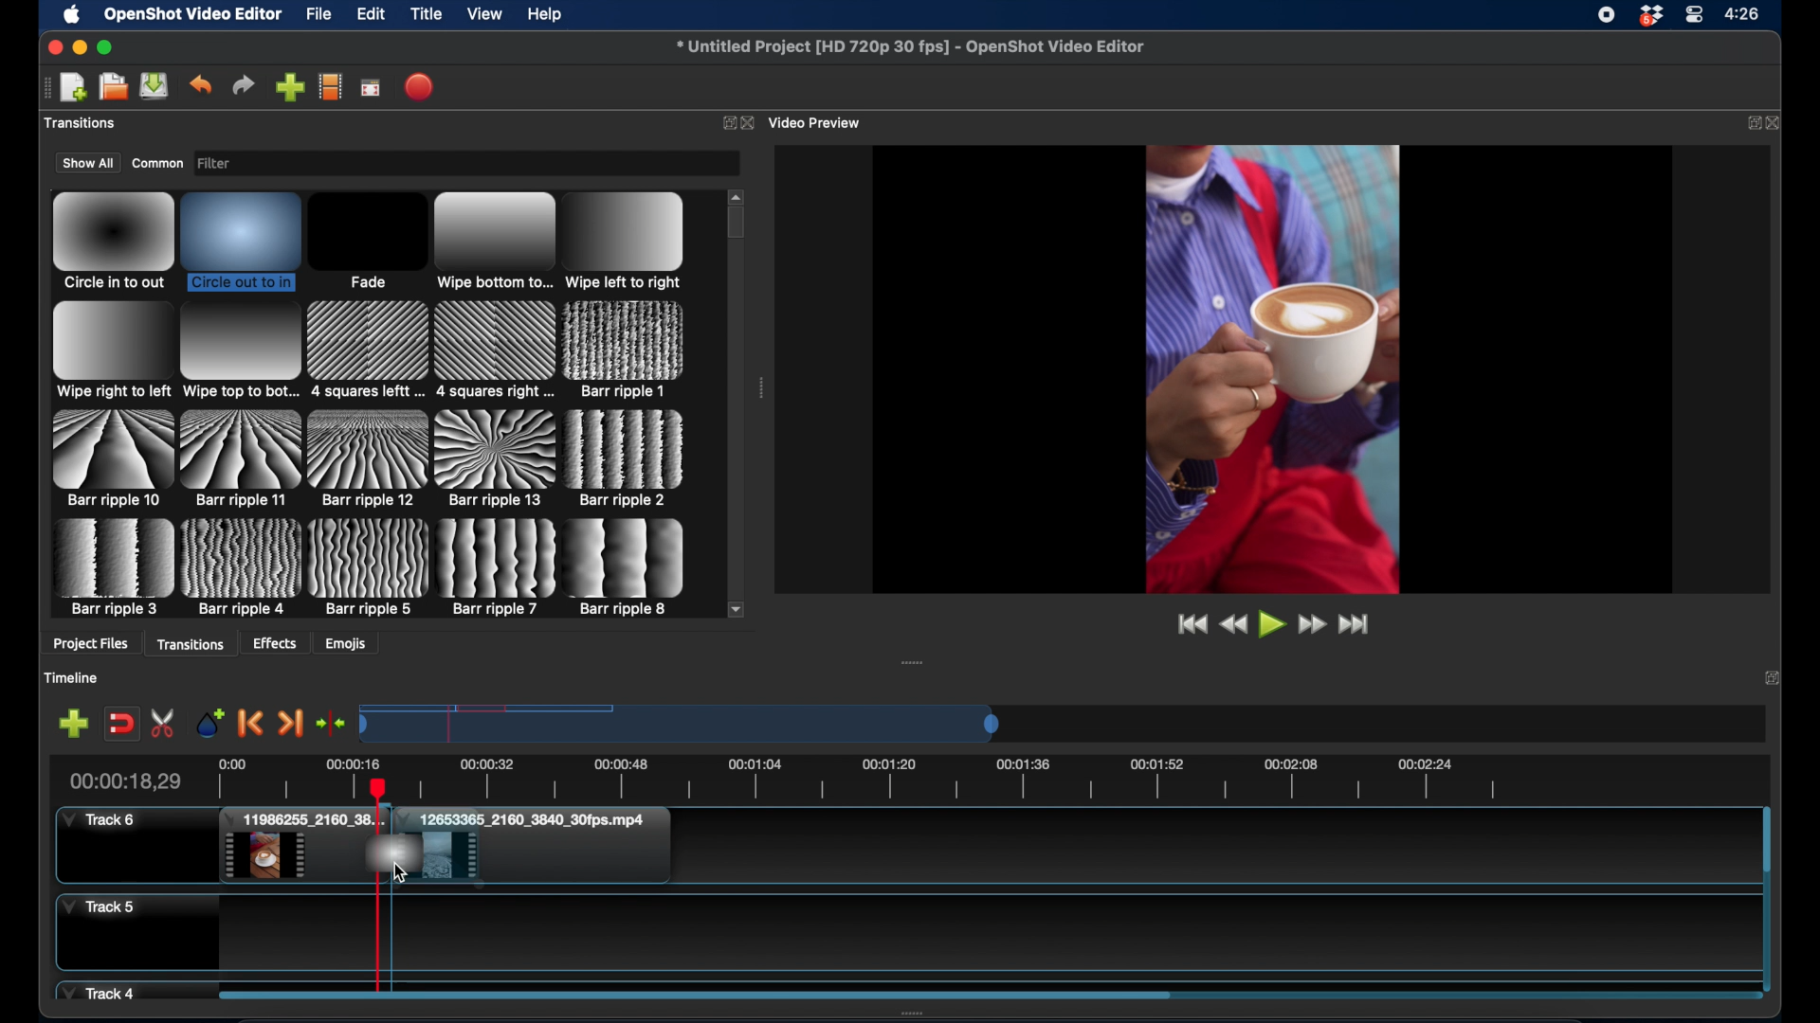 The height and width of the screenshot is (1023, 1820). Describe the element at coordinates (301, 847) in the screenshot. I see `clip` at that location.